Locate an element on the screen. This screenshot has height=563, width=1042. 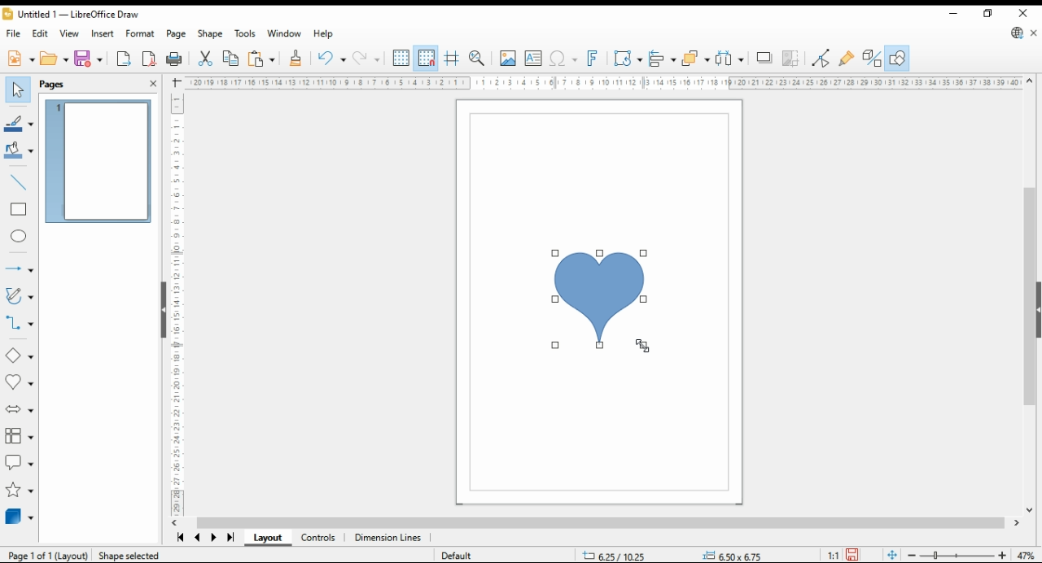
callout shapes is located at coordinates (20, 459).